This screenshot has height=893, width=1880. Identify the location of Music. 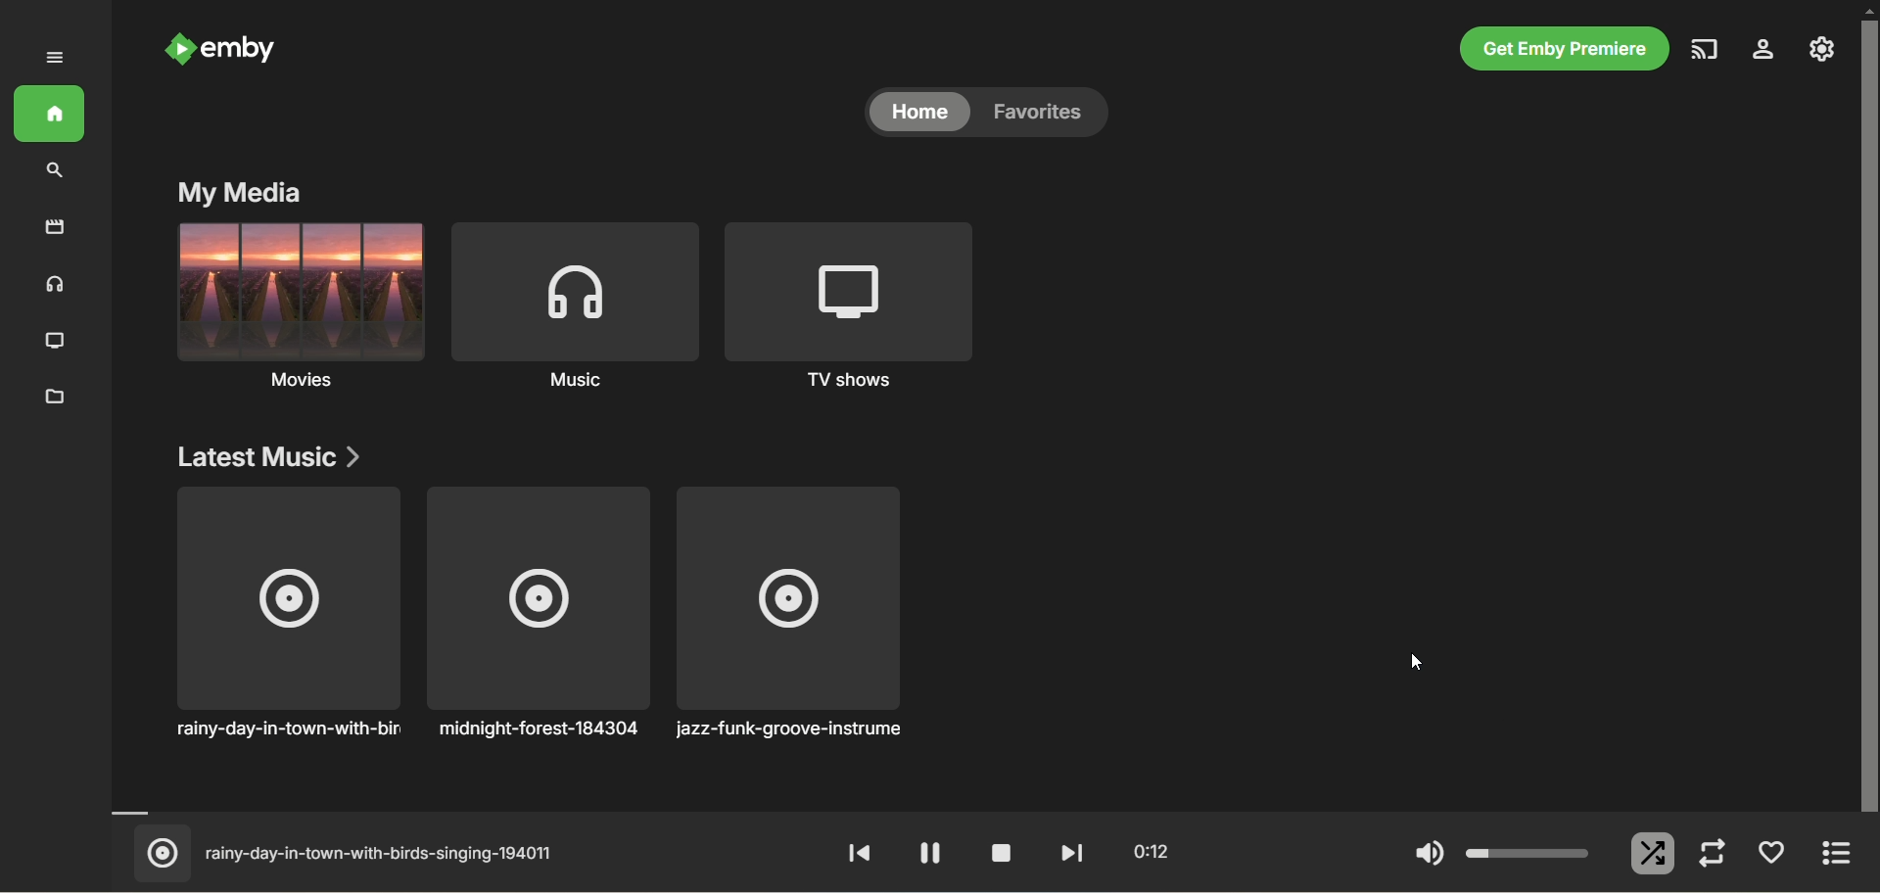
(301, 307).